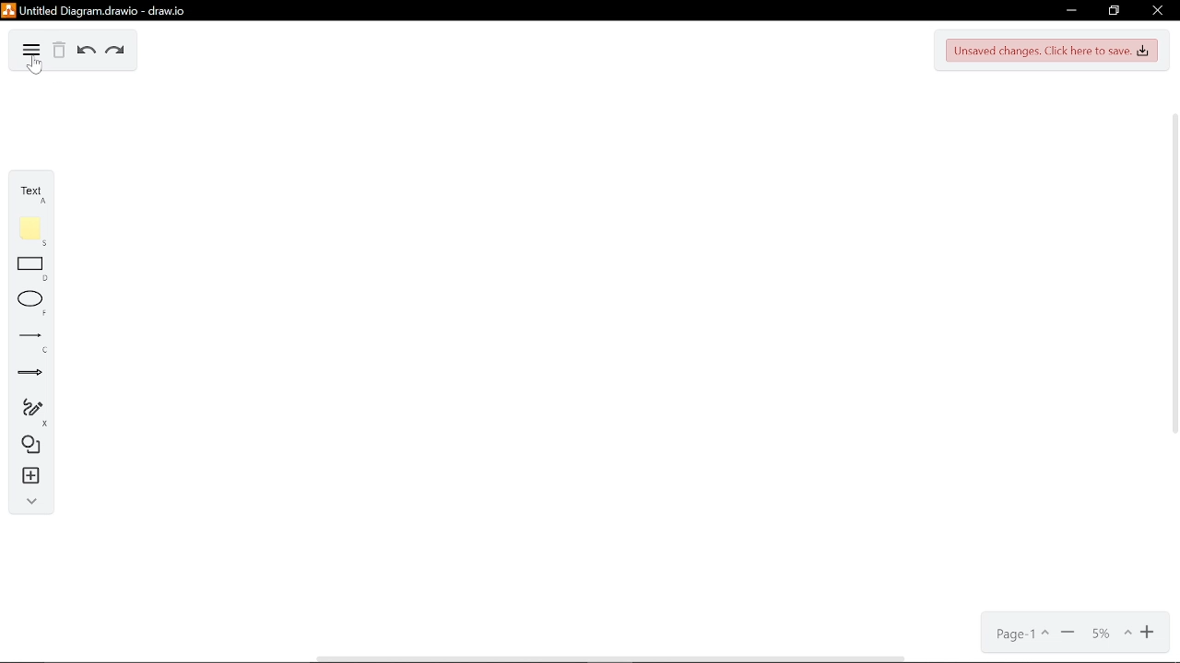  I want to click on Zoom in, so click(1149, 634).